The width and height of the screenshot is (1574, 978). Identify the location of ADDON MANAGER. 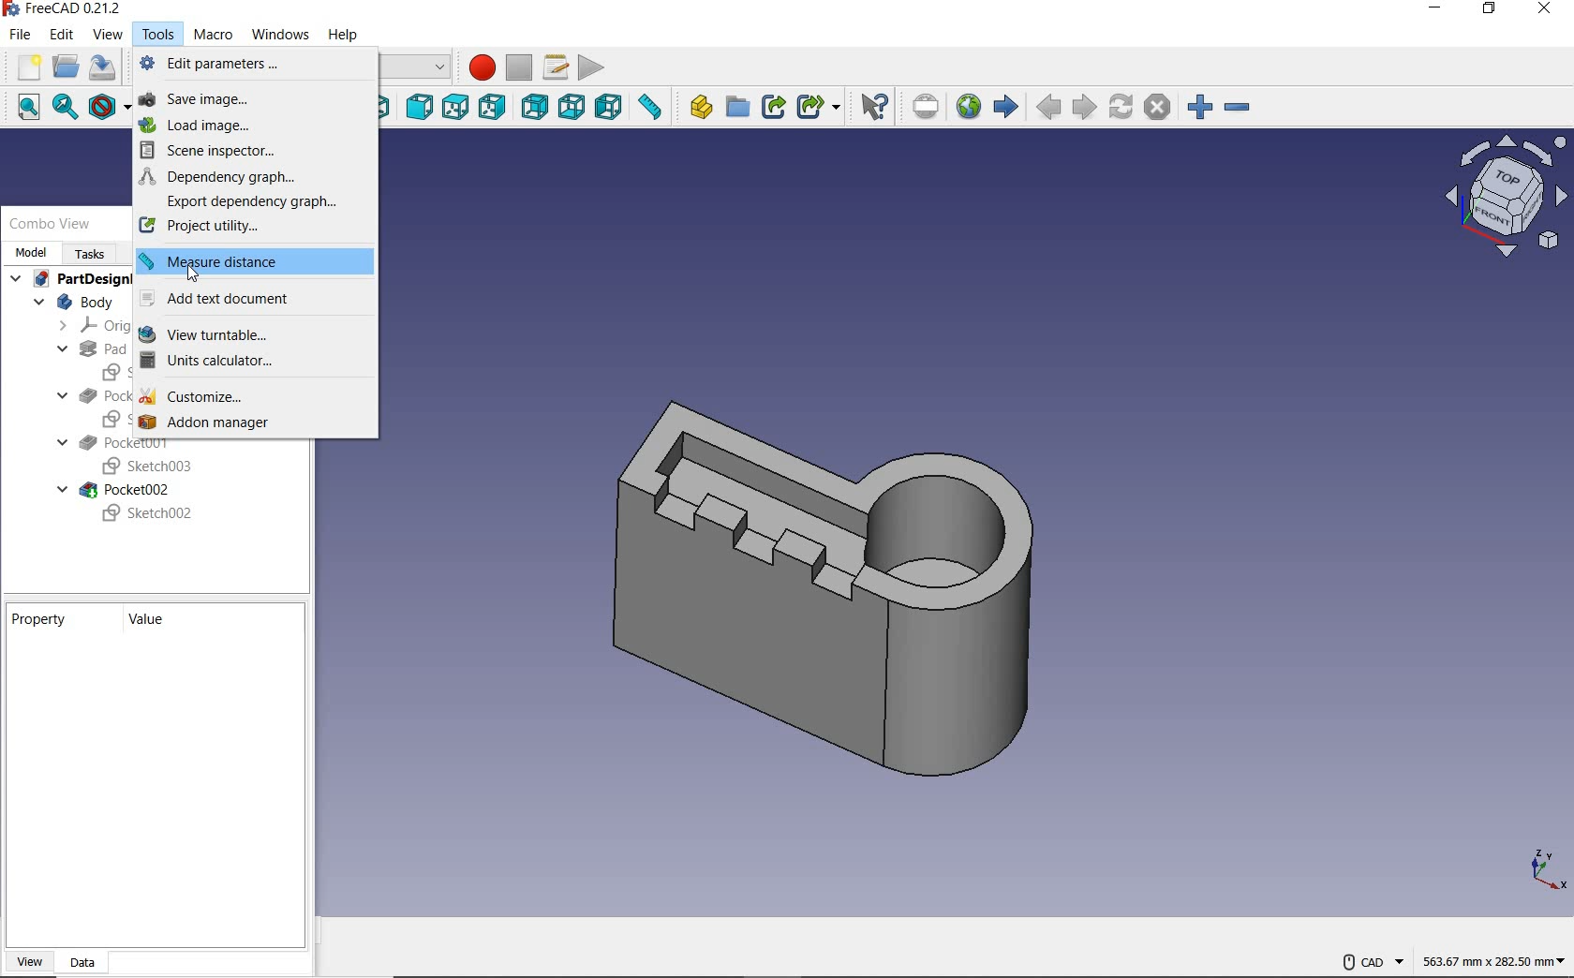
(252, 422).